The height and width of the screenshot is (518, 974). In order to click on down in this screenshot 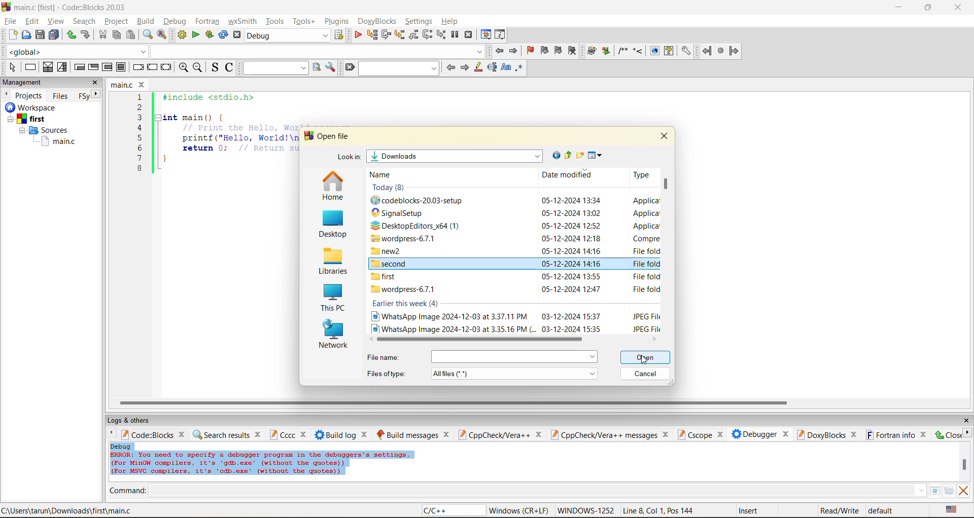, I will do `click(921, 490)`.